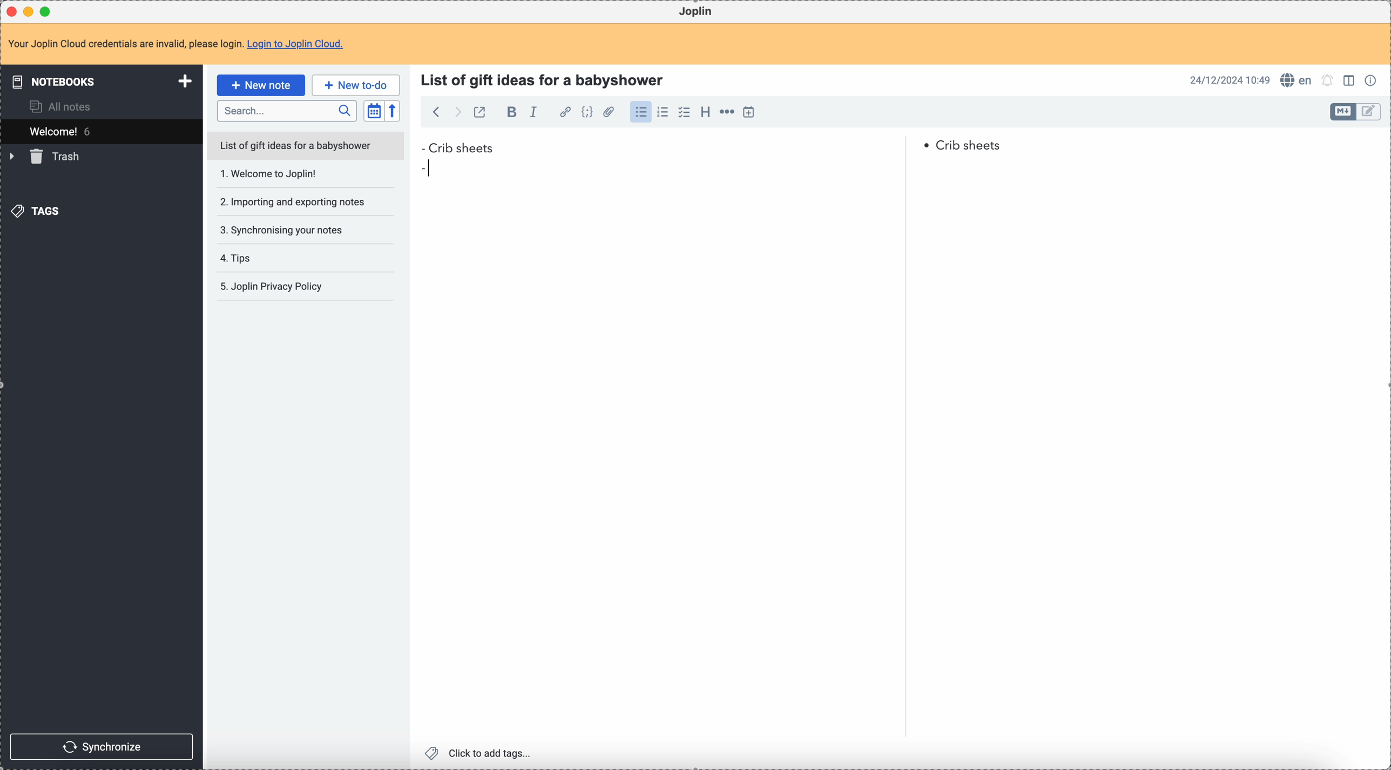 Image resolution: width=1391 pixels, height=770 pixels. What do you see at coordinates (665, 113) in the screenshot?
I see `numbered list` at bounding box center [665, 113].